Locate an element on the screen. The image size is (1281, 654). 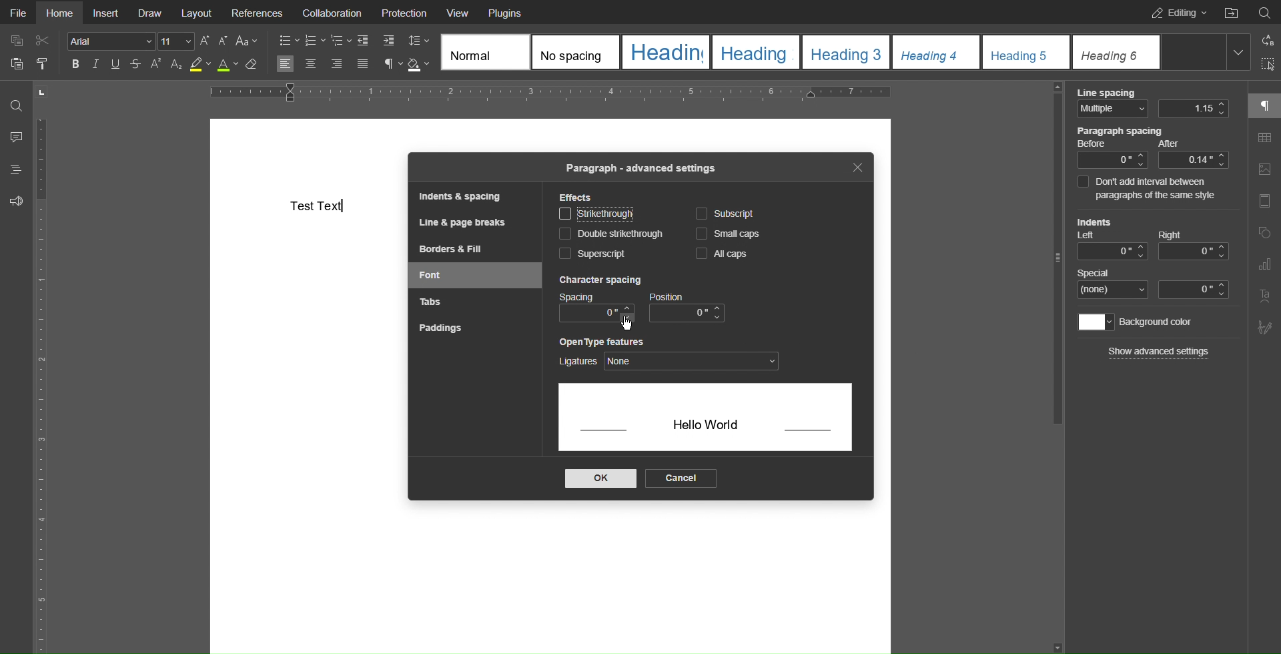
View is located at coordinates (459, 12).